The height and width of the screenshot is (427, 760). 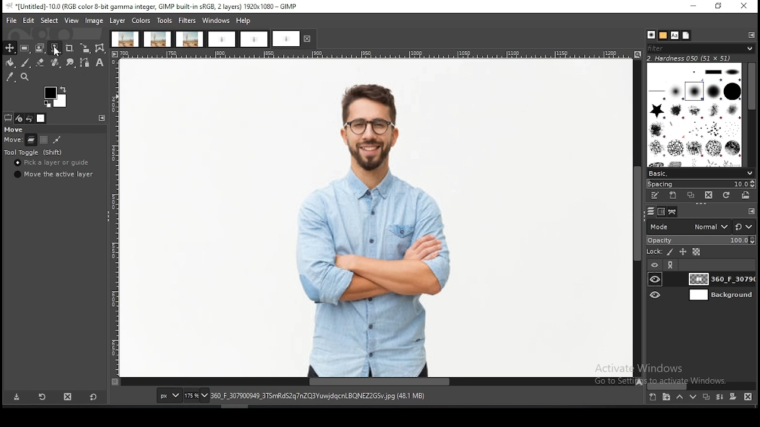 I want to click on delete brush, so click(x=709, y=196).